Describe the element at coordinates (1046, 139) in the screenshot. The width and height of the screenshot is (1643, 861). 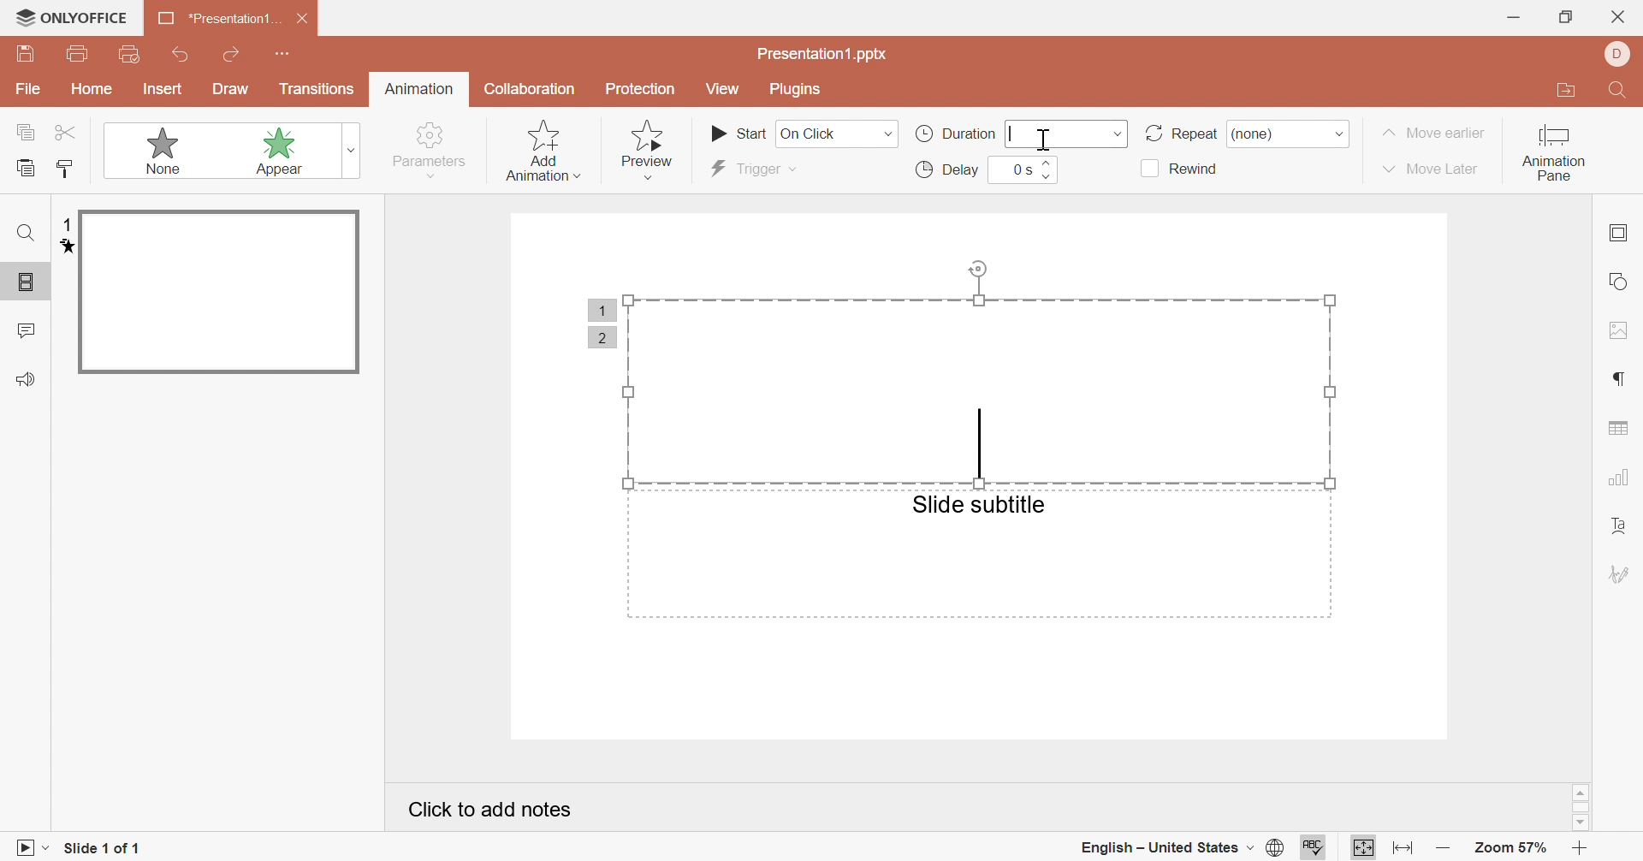
I see `cursor` at that location.